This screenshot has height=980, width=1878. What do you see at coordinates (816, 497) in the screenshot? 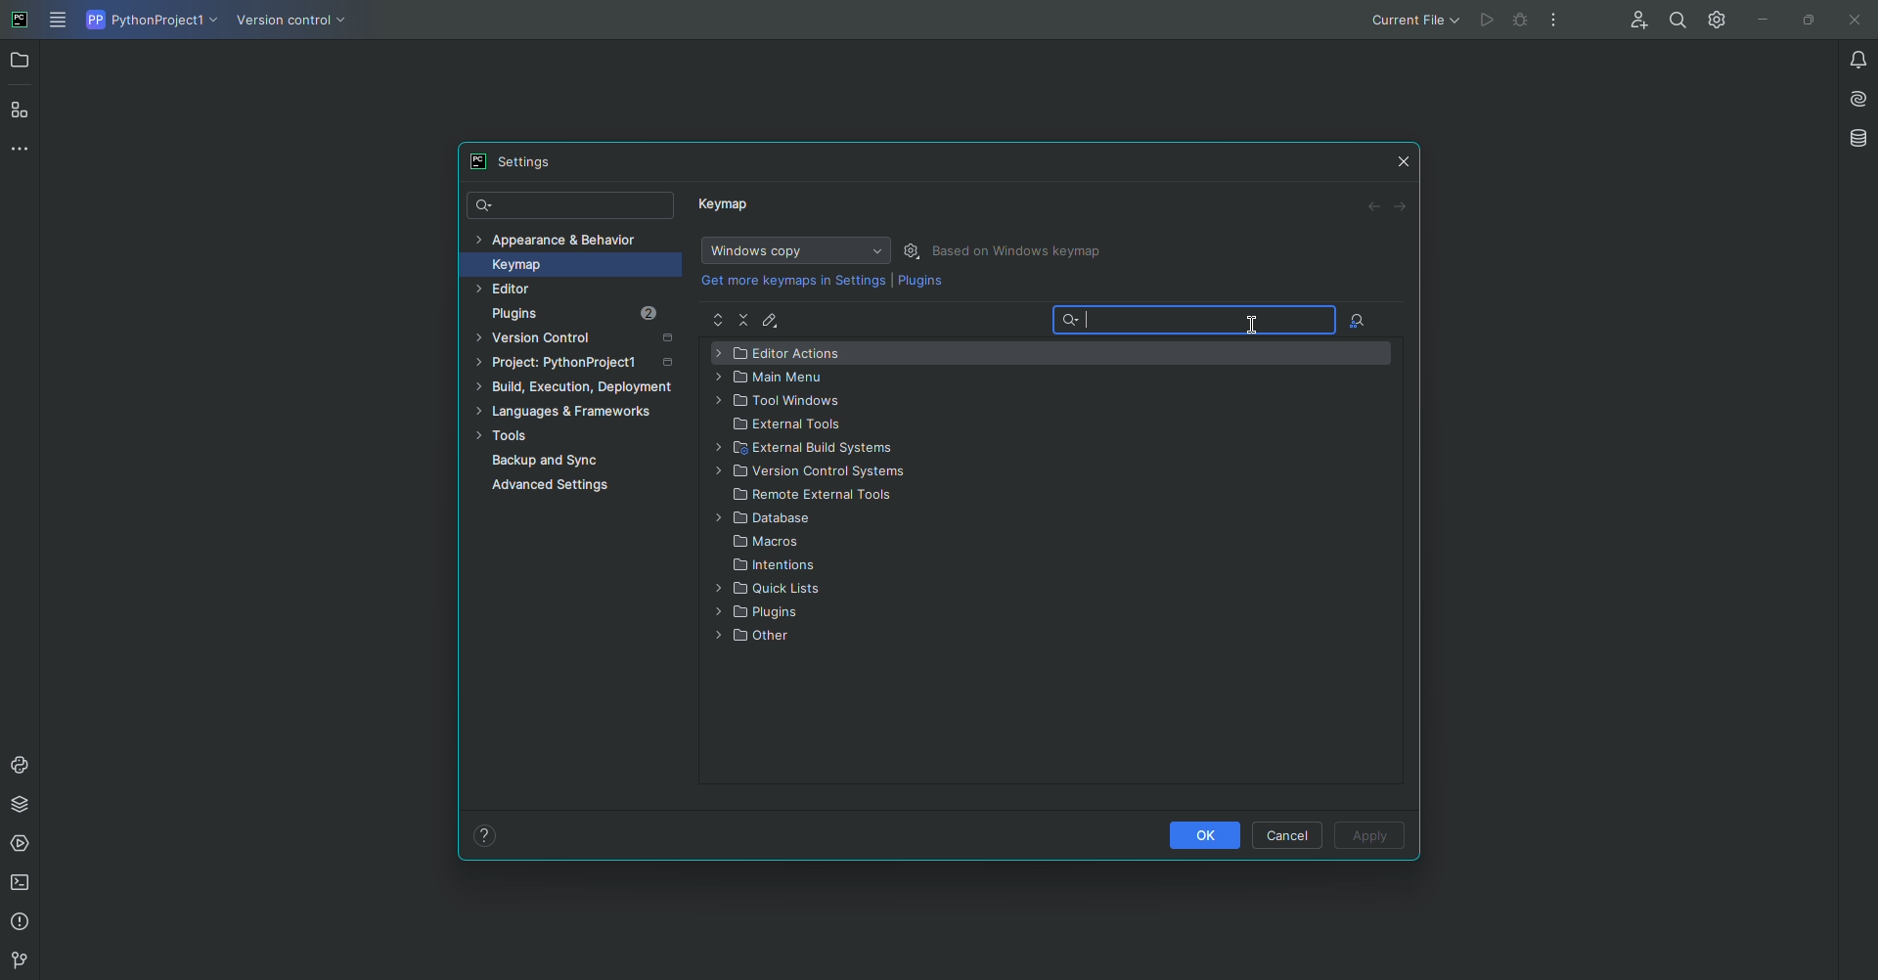
I see `Remote External Tools` at bounding box center [816, 497].